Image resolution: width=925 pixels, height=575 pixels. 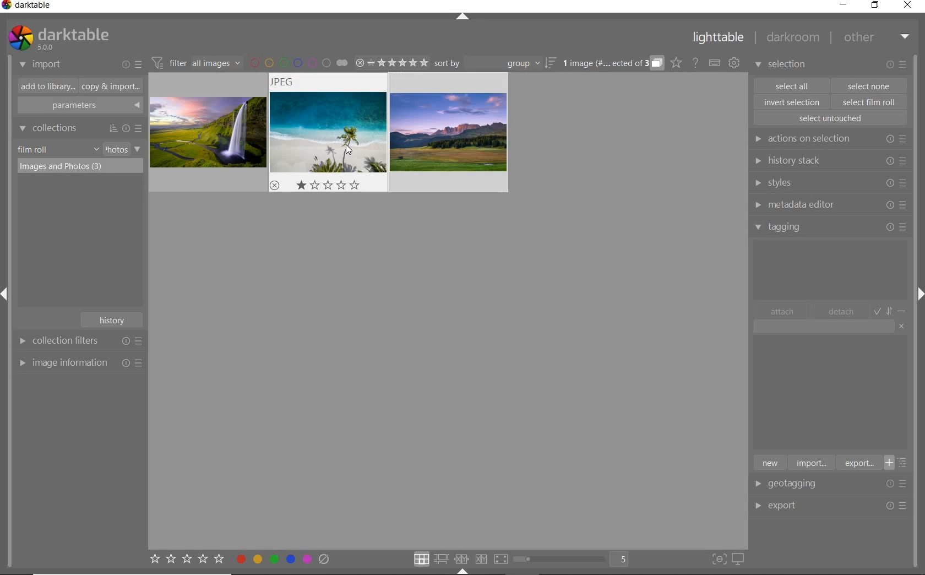 I want to click on other, so click(x=877, y=37).